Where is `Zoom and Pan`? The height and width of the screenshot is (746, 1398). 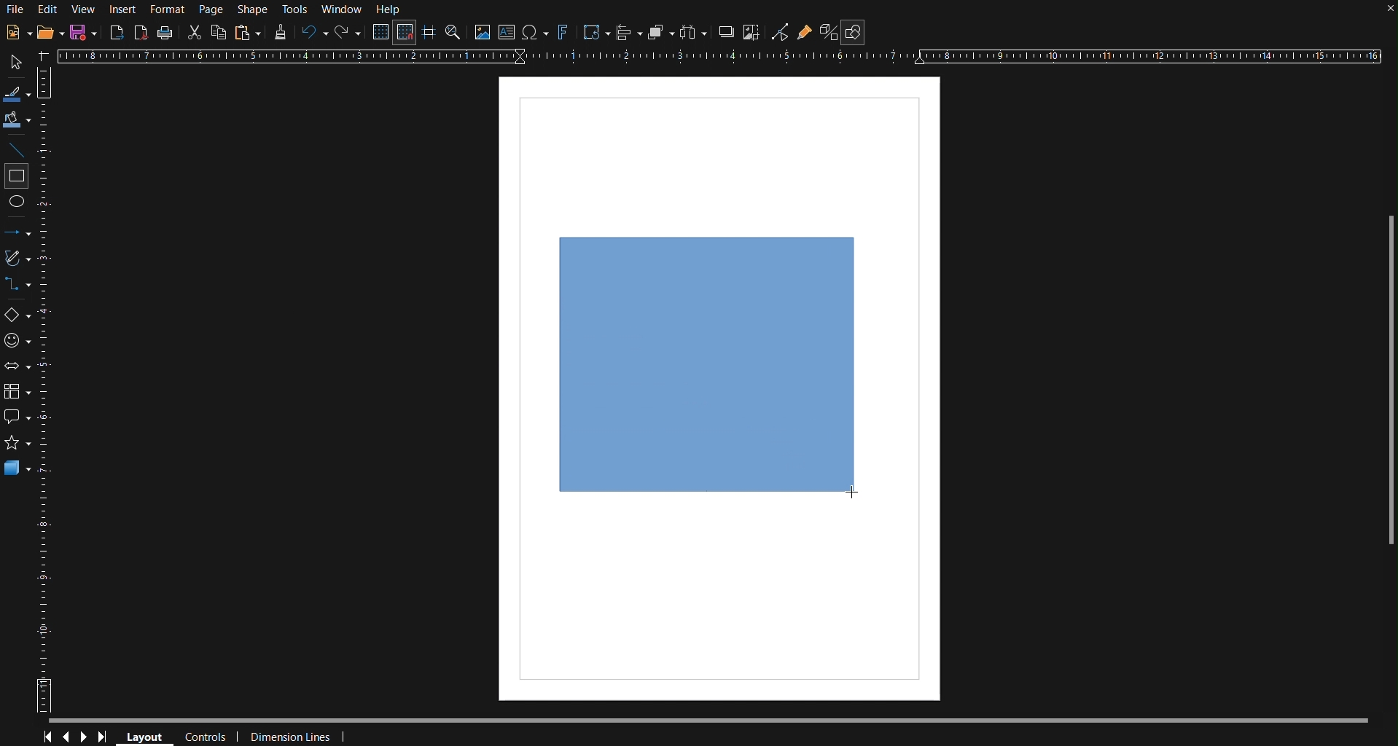
Zoom and Pan is located at coordinates (453, 31).